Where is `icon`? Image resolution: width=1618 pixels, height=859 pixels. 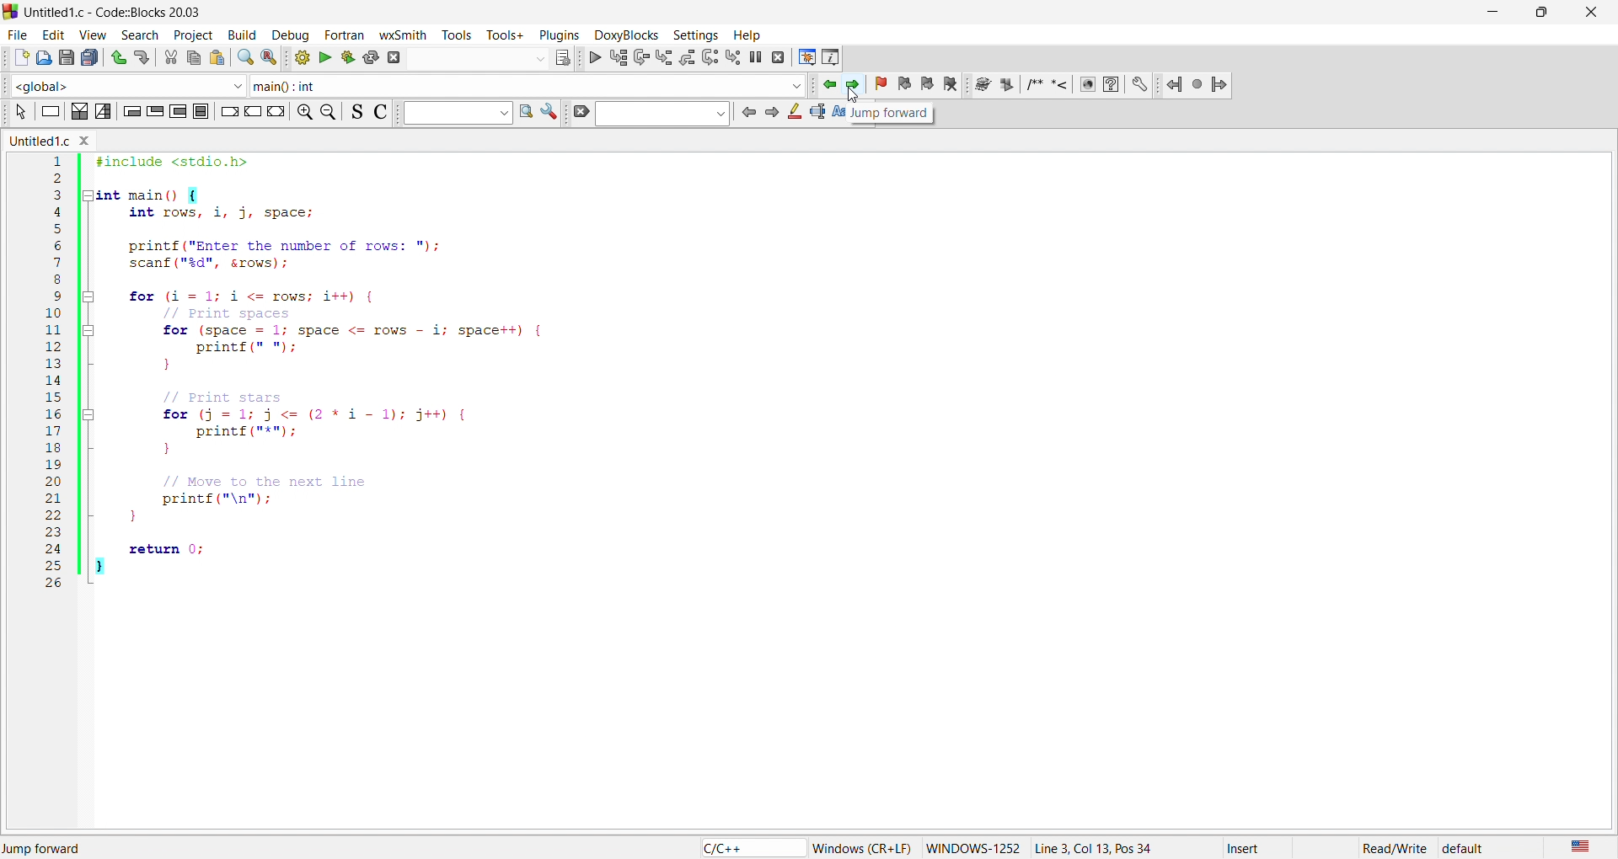
icon is located at coordinates (74, 113).